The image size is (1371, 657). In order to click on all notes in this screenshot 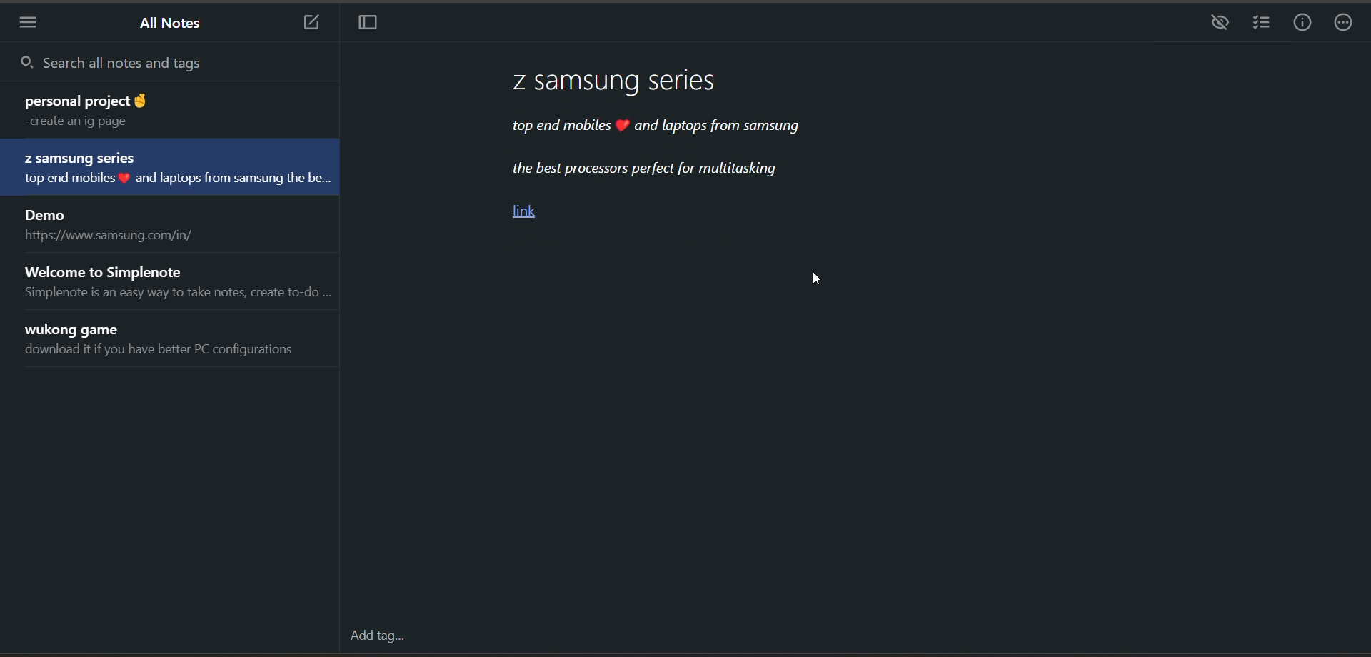, I will do `click(175, 24)`.